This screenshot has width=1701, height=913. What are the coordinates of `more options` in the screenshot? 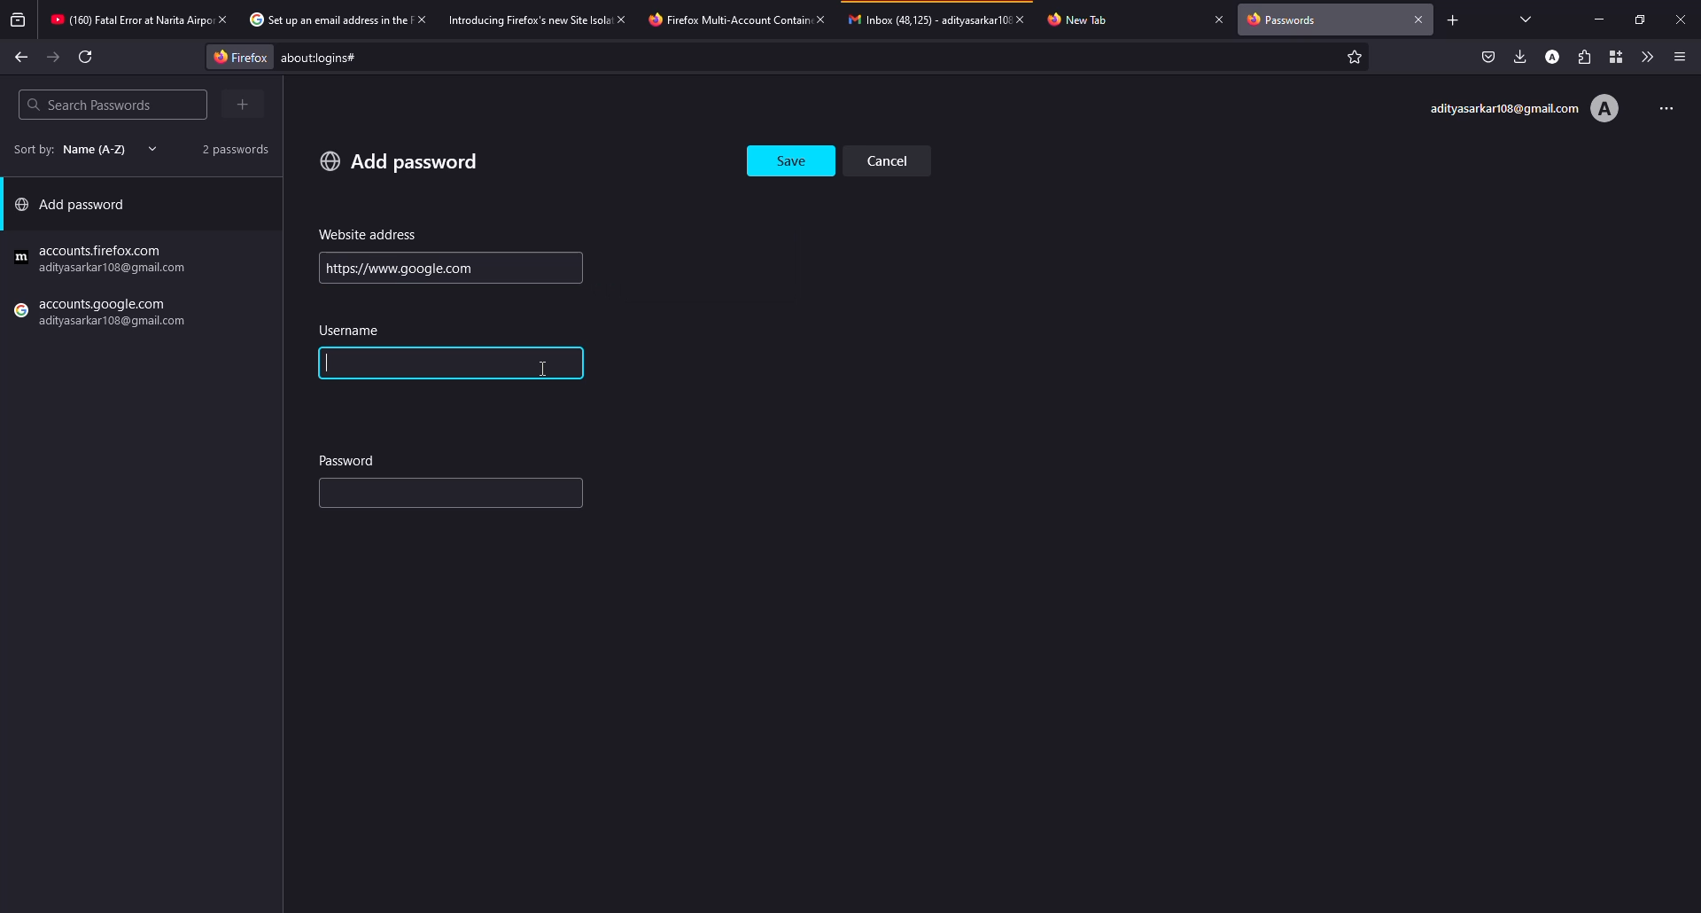 It's located at (1660, 106).